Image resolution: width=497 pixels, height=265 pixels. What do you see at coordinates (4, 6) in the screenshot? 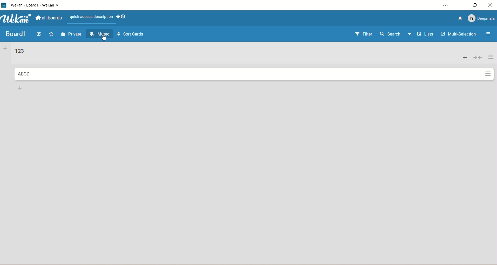
I see `logo` at bounding box center [4, 6].